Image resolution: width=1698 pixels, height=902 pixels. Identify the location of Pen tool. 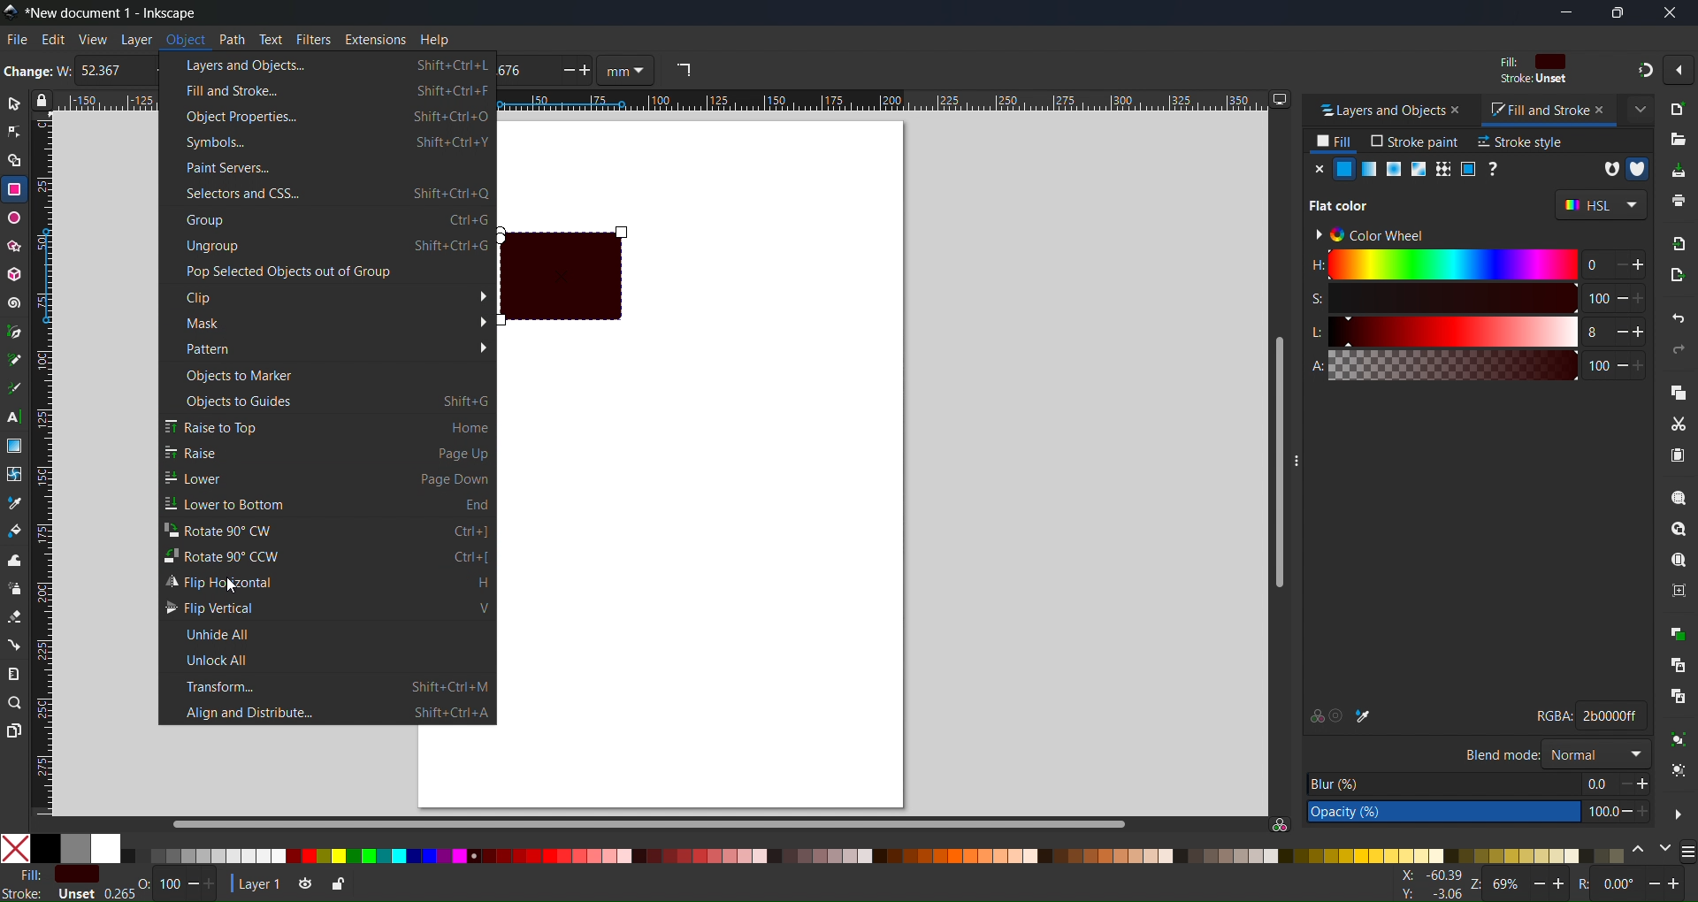
(15, 330).